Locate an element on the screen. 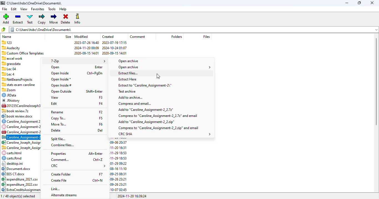 This screenshot has height=199, width=379. extract files is located at coordinates (128, 73).